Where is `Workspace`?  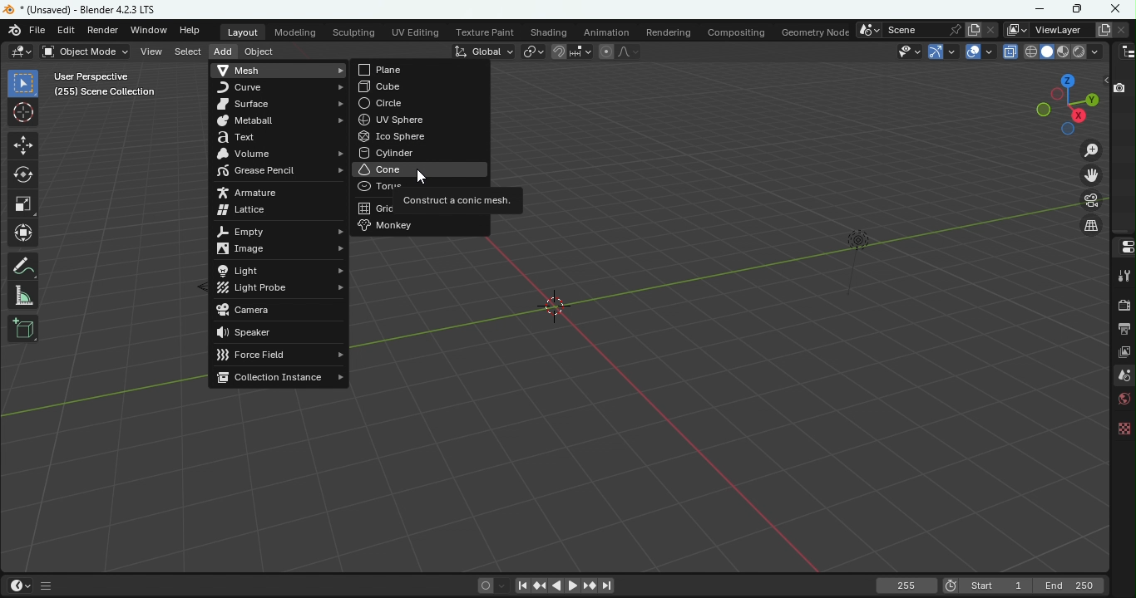 Workspace is located at coordinates (760, 312).